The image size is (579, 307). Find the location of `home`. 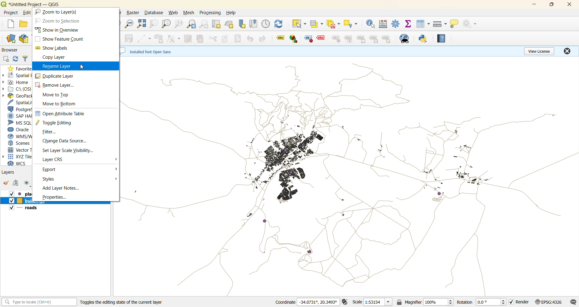

home is located at coordinates (17, 83).